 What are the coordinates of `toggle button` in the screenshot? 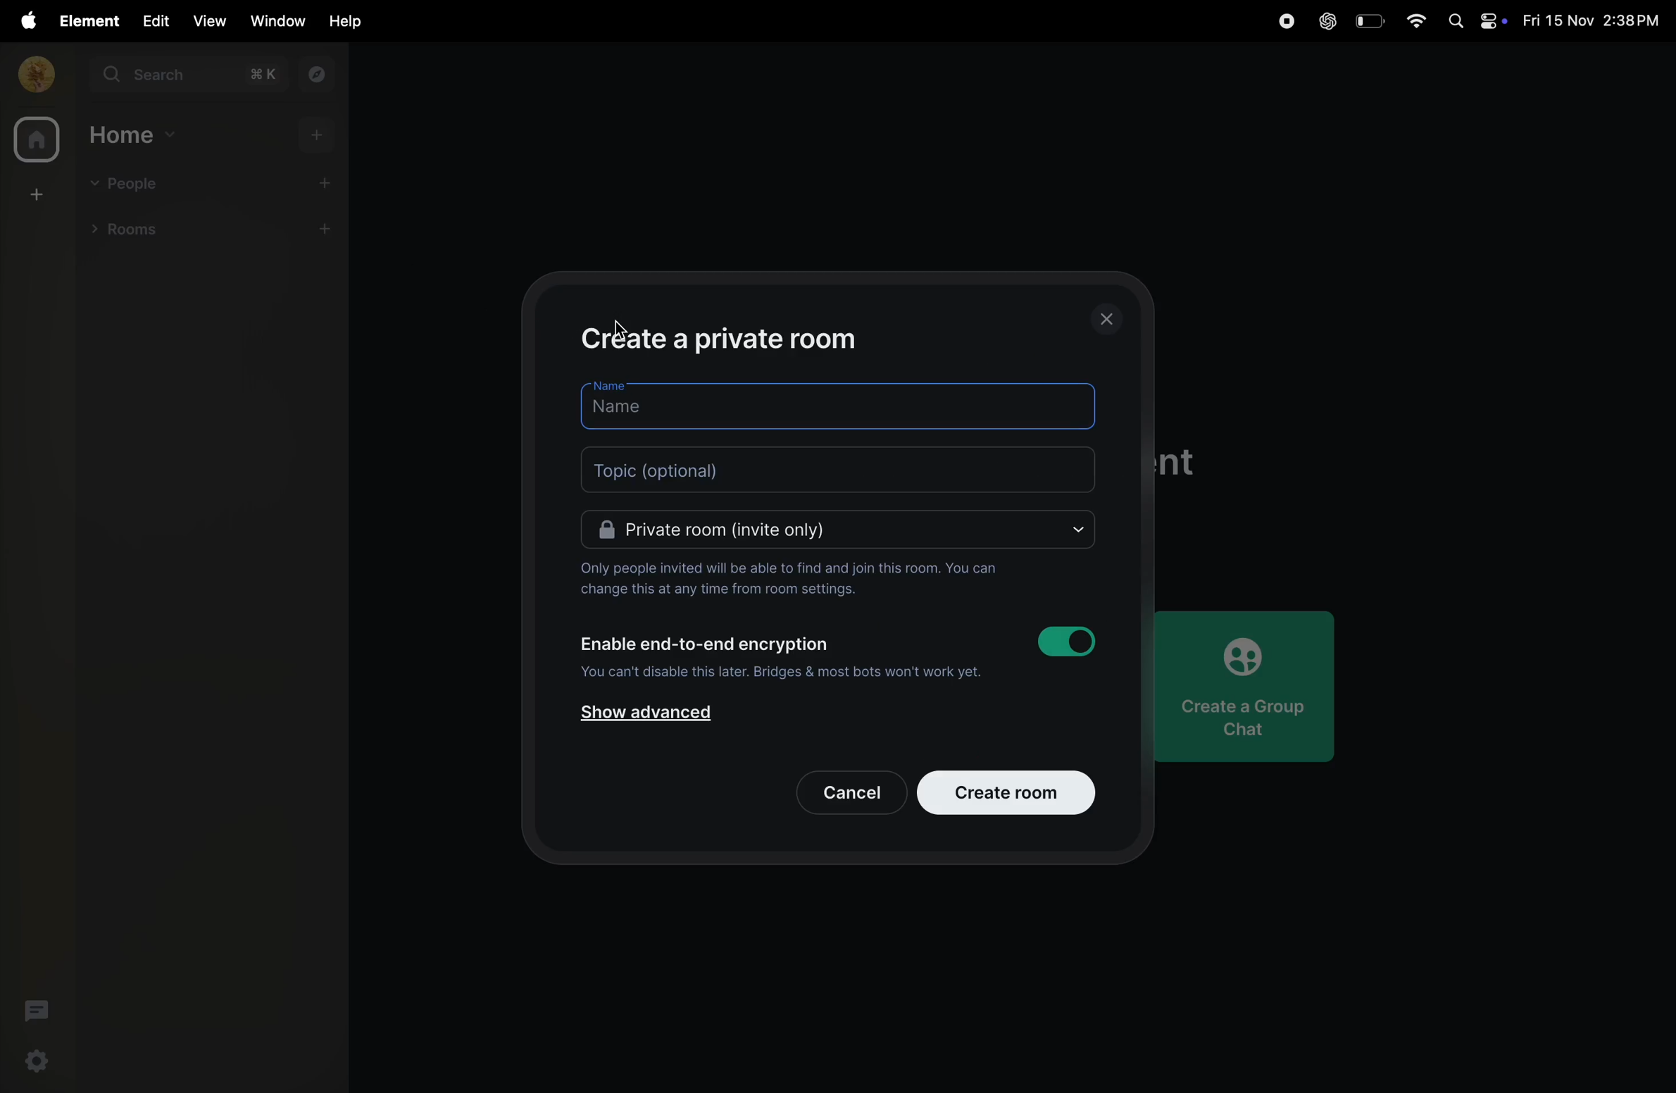 It's located at (1069, 645).